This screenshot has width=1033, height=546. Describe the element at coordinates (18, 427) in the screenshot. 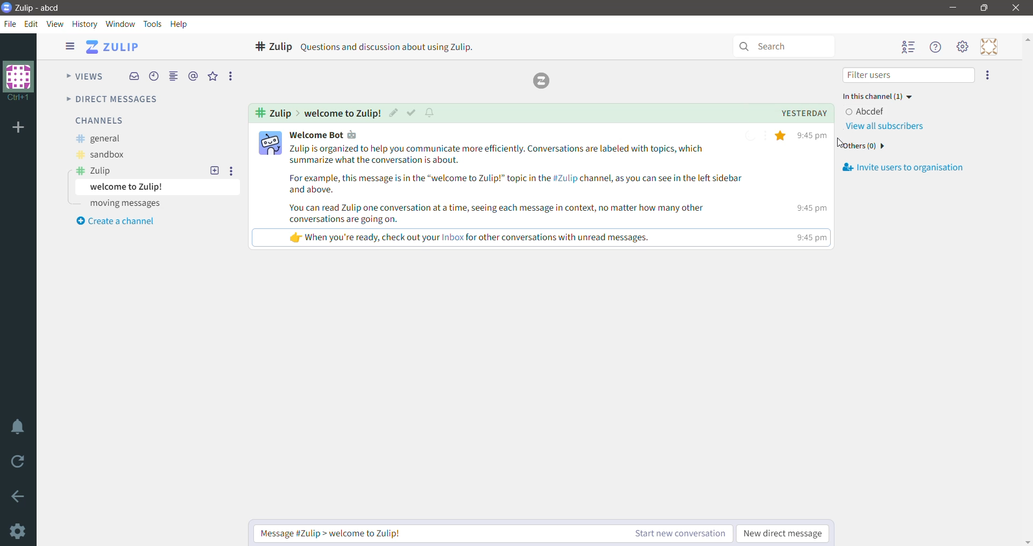

I see `Enable Do Not Disturb` at that location.